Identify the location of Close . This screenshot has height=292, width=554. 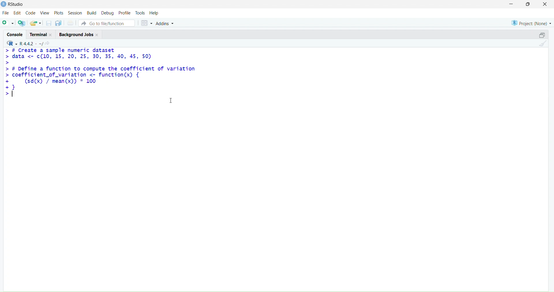
(51, 35).